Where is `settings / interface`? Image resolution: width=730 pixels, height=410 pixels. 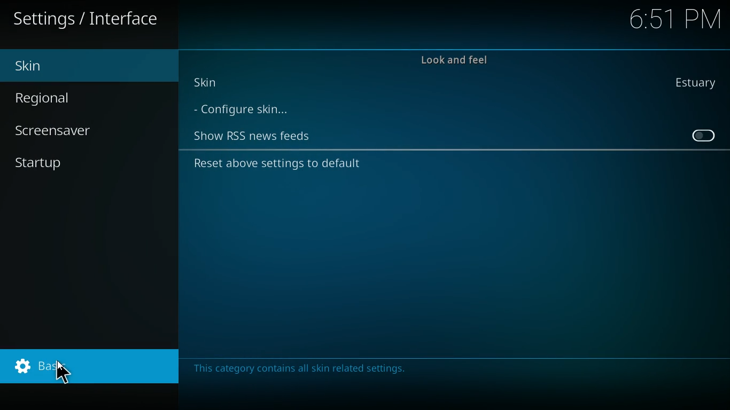
settings / interface is located at coordinates (91, 19).